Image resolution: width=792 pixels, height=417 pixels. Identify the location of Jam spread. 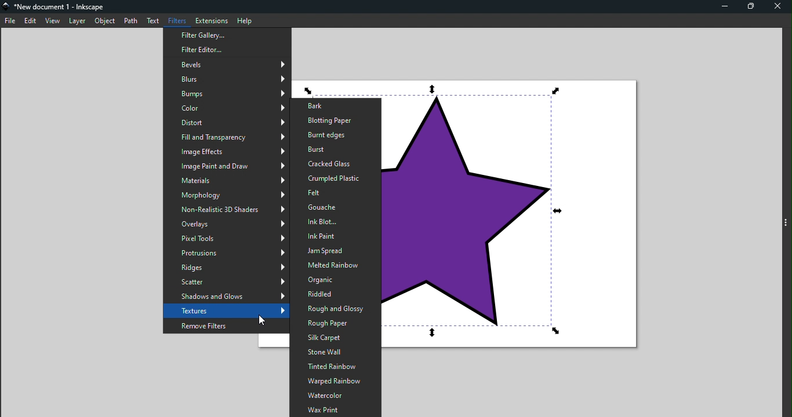
(334, 251).